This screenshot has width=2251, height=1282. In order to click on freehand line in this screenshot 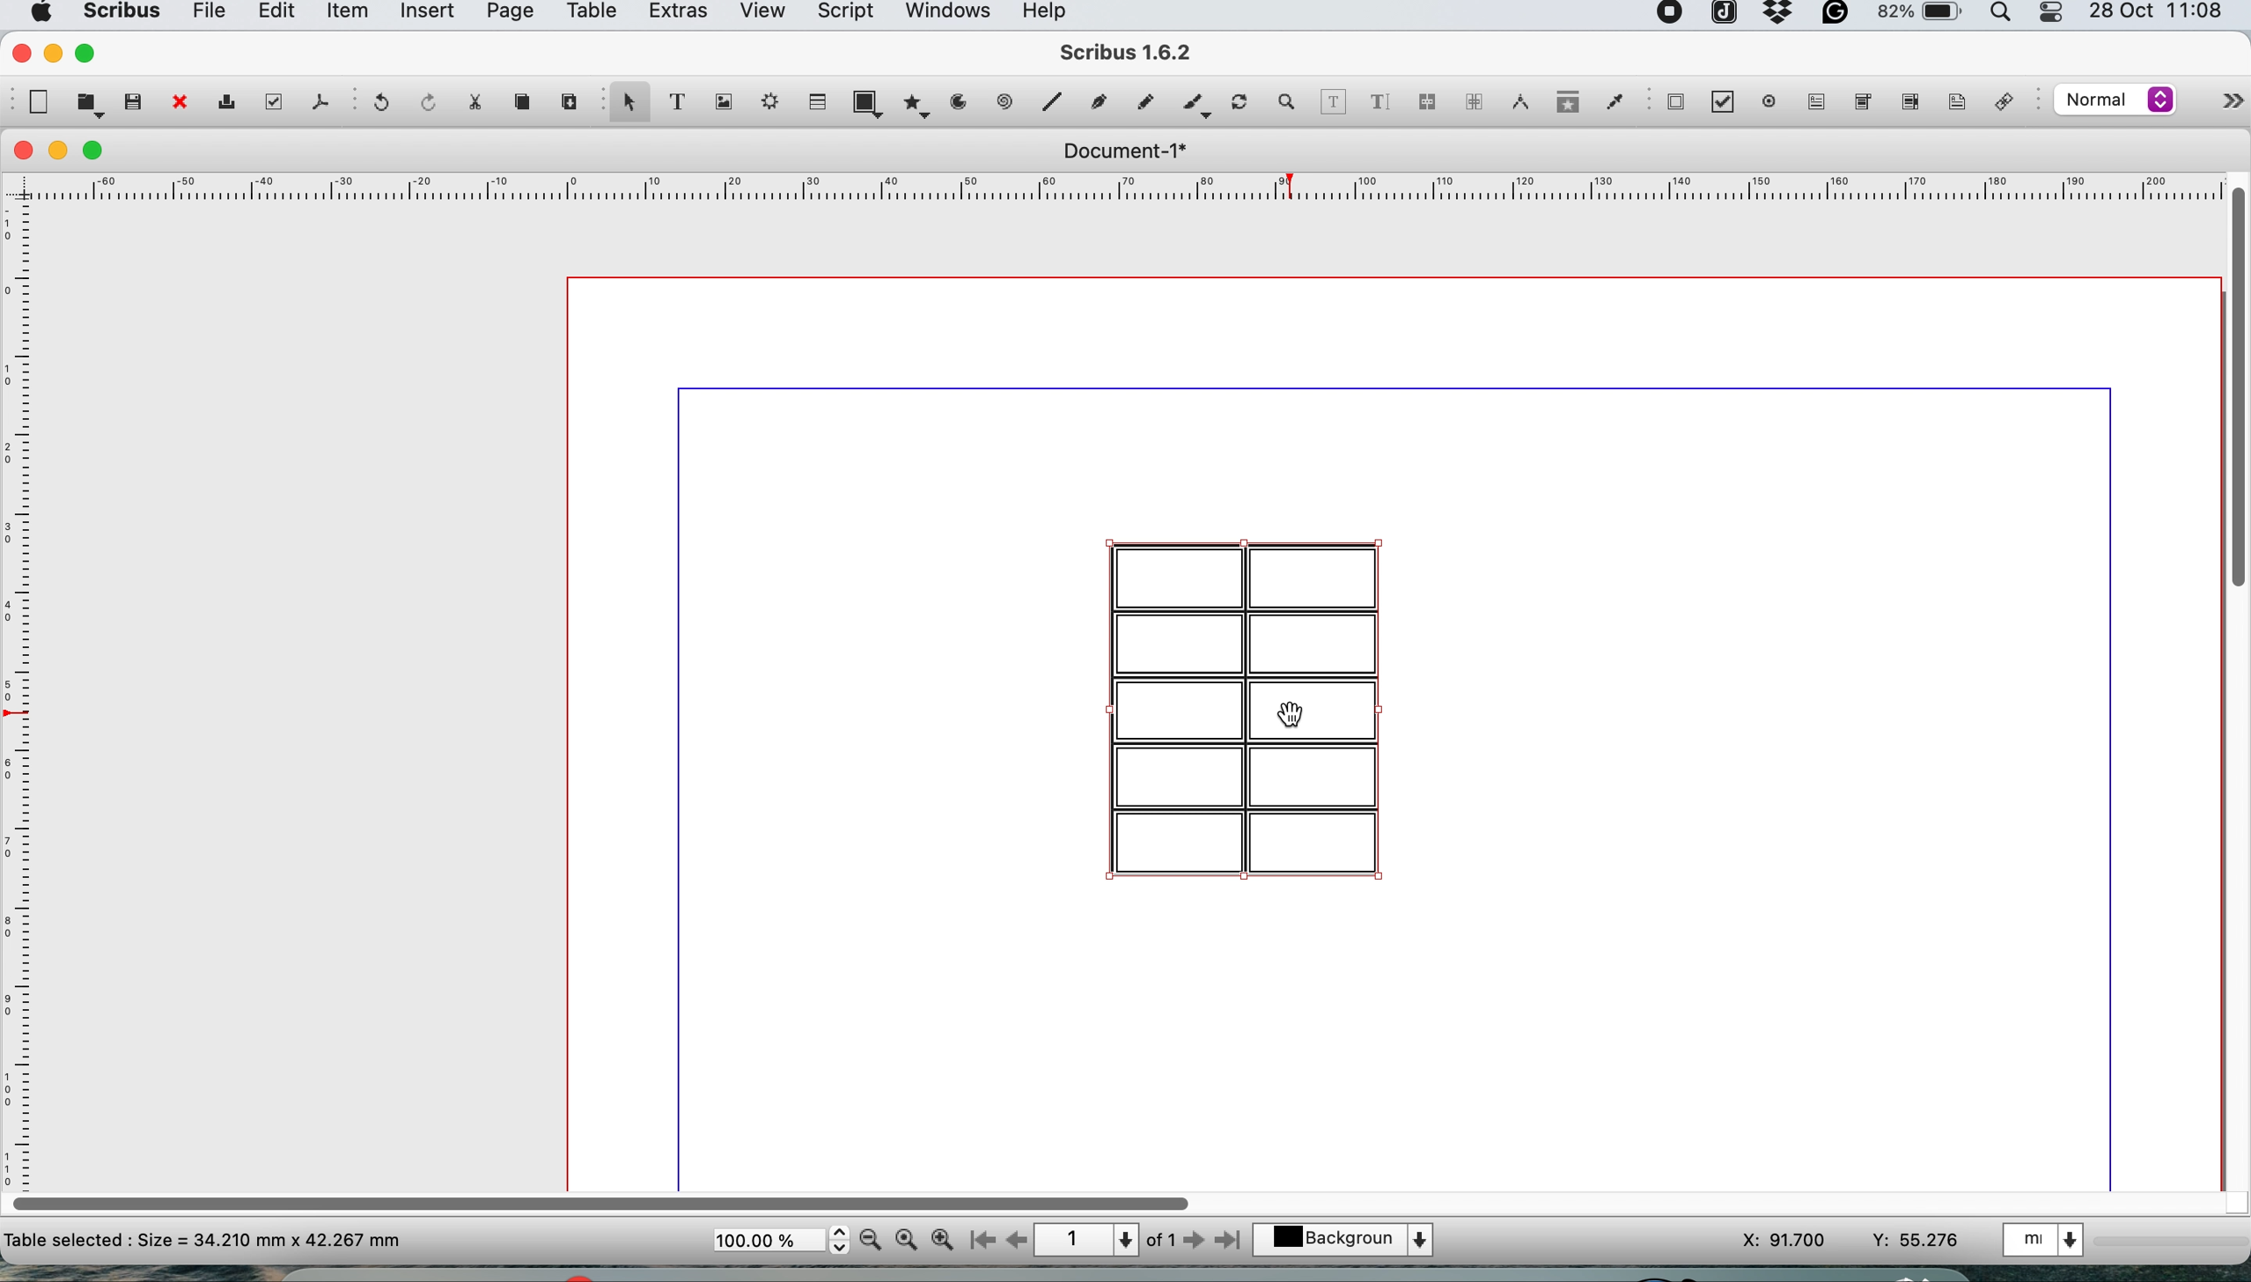, I will do `click(1141, 102)`.